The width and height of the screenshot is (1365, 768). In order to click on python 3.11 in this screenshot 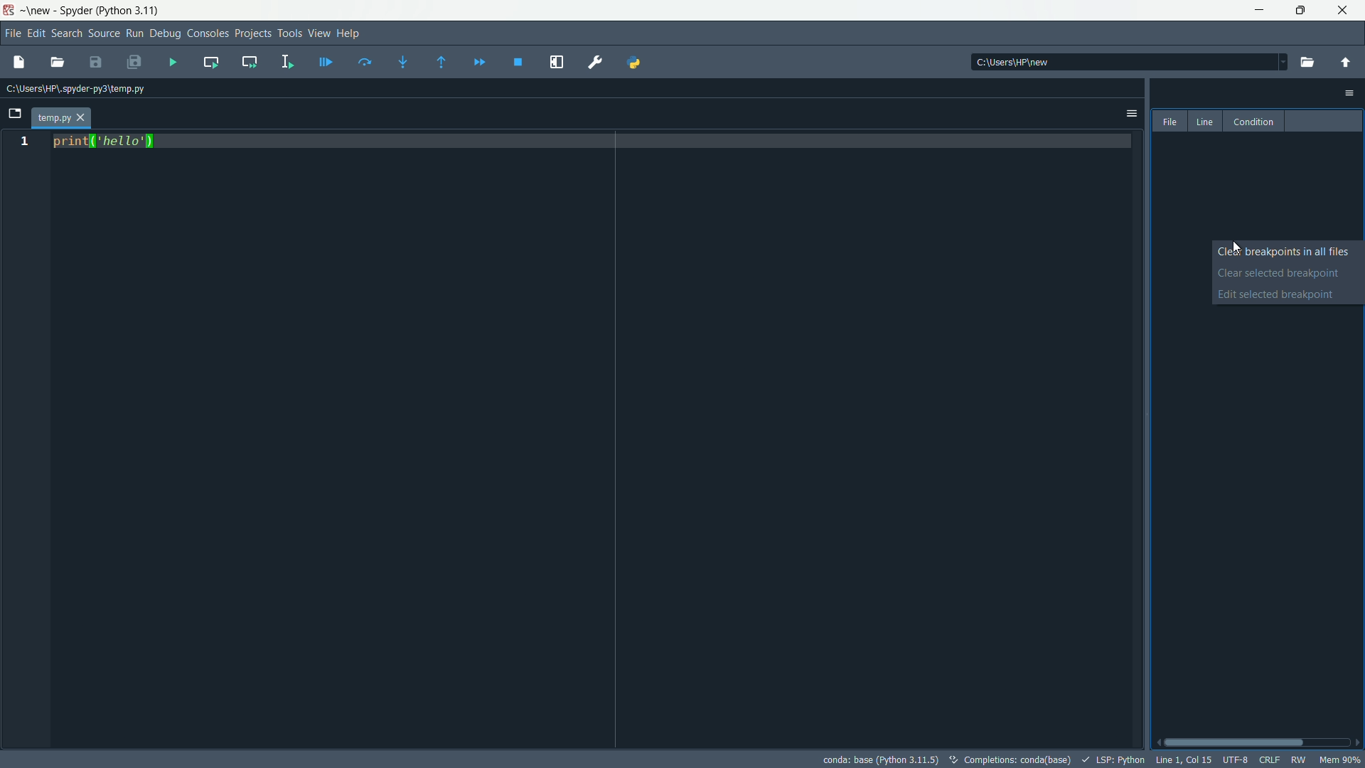, I will do `click(130, 11)`.